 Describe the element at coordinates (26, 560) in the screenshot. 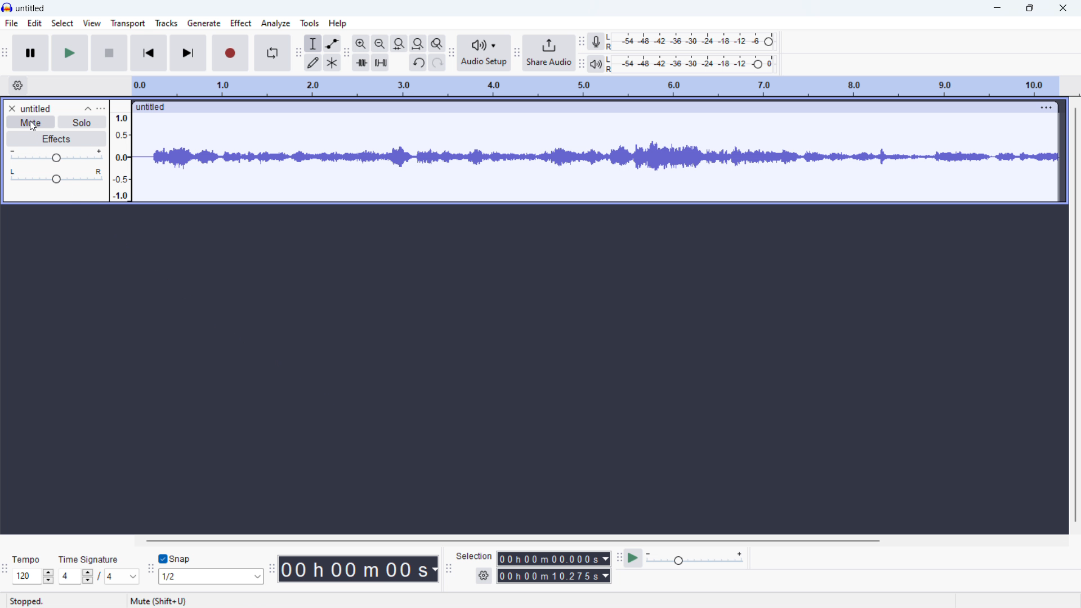

I see `tempo` at that location.